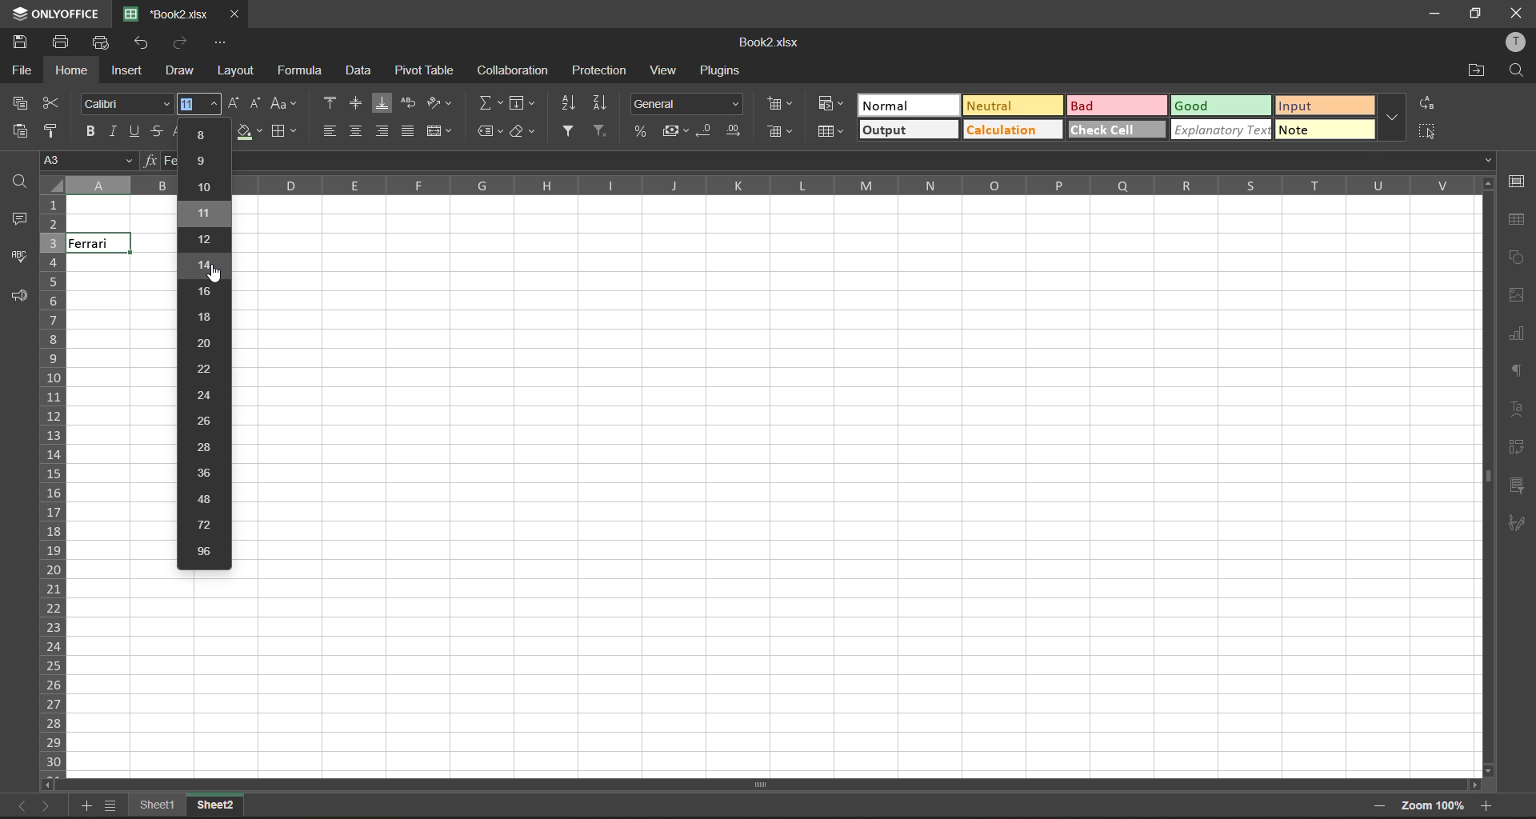 The image size is (1536, 819). Describe the element at coordinates (22, 219) in the screenshot. I see `comments` at that location.